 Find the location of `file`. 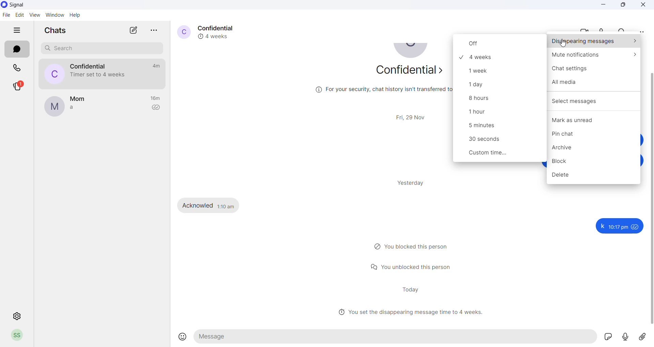

file is located at coordinates (6, 15).